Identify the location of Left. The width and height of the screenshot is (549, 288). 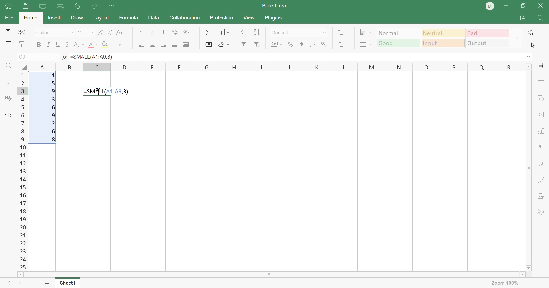
(7, 284).